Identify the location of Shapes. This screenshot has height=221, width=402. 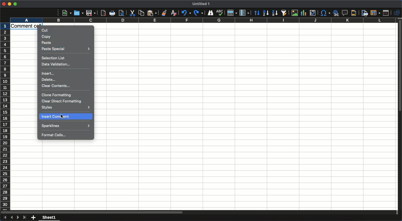
(398, 13).